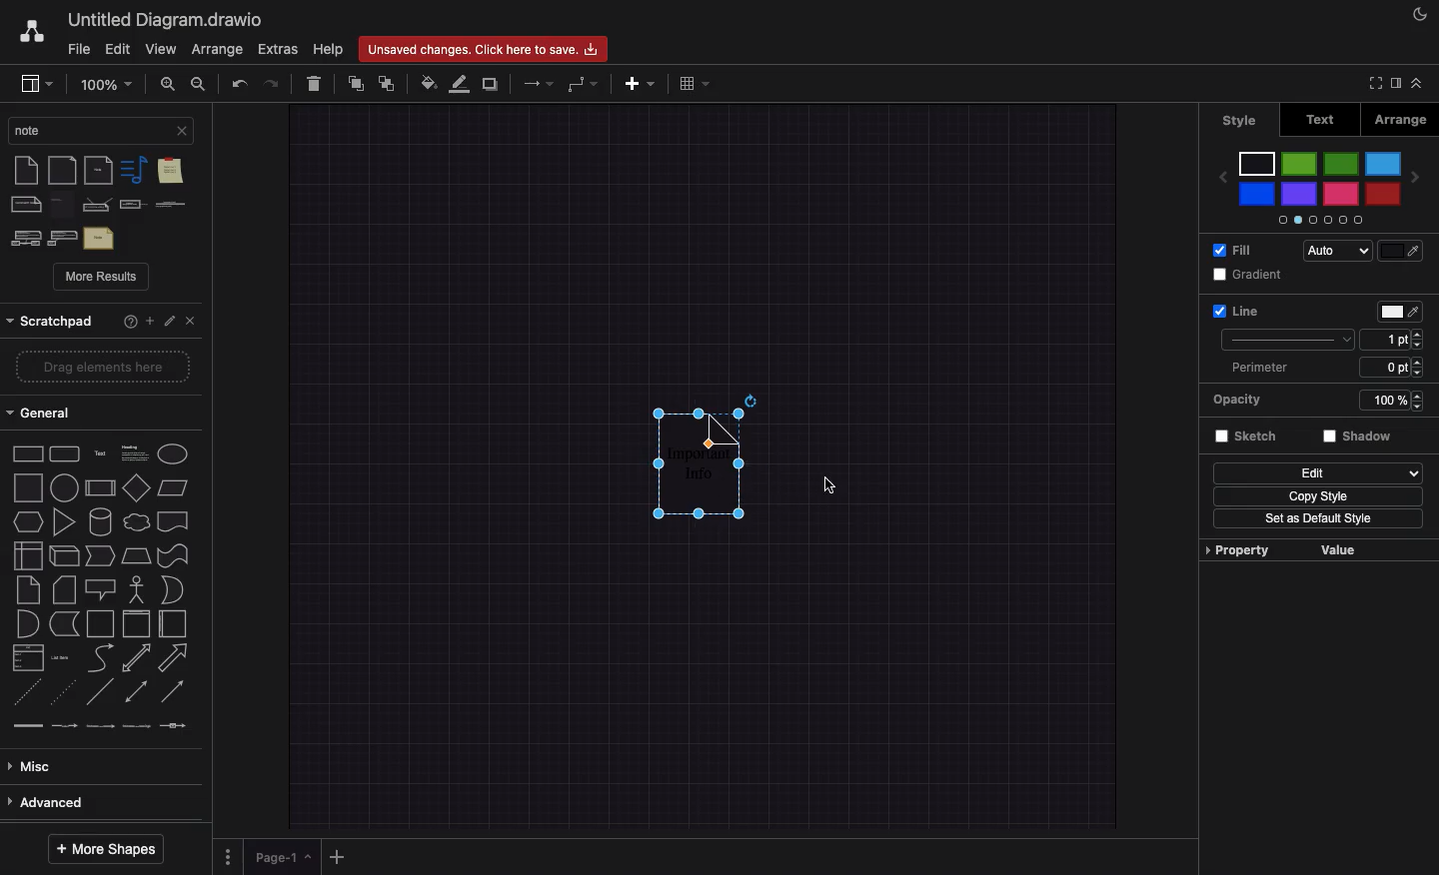 The image size is (1439, 875). I want to click on Opacity, so click(1245, 401).